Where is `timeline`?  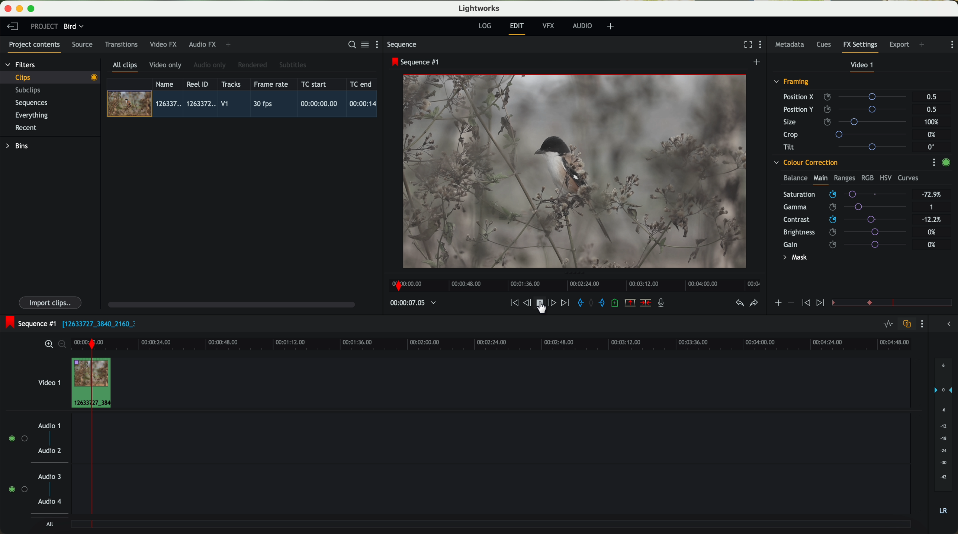
timeline is located at coordinates (572, 283).